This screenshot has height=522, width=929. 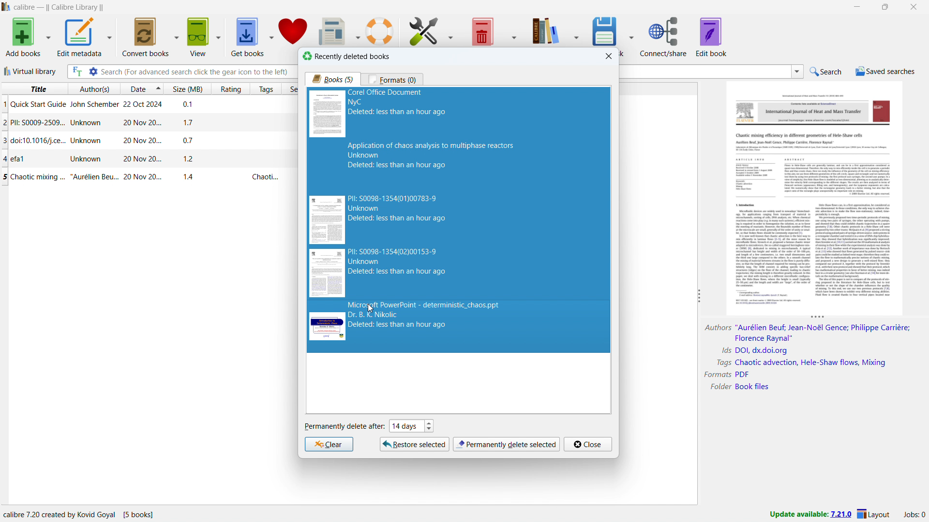 What do you see at coordinates (415, 444) in the screenshot?
I see `restore selcted` at bounding box center [415, 444].